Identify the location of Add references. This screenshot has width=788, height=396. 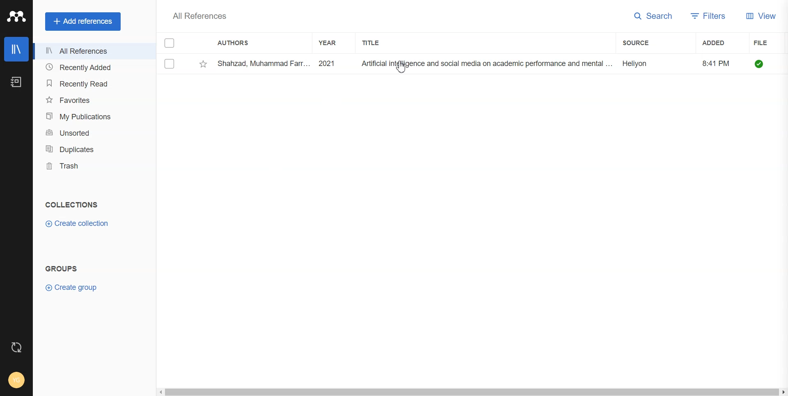
(83, 22).